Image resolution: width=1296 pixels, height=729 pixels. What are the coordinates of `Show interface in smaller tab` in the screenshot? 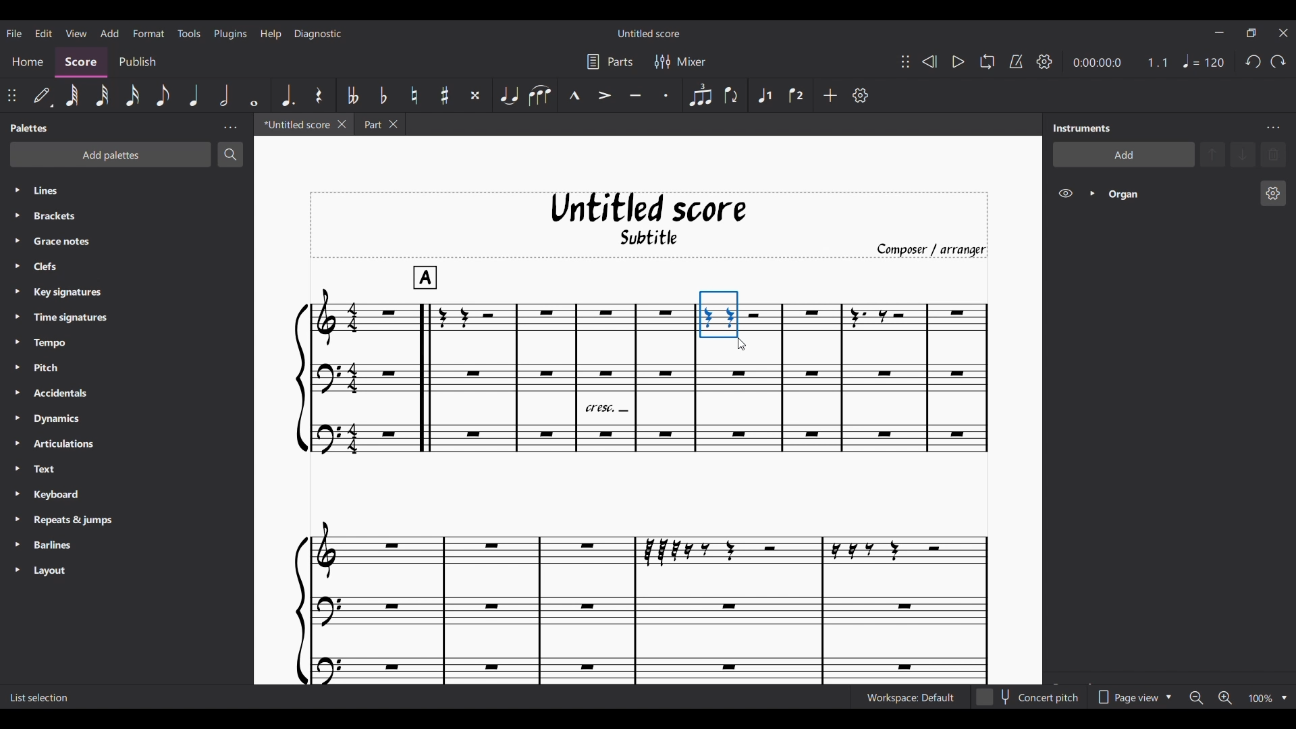 It's located at (1251, 33).